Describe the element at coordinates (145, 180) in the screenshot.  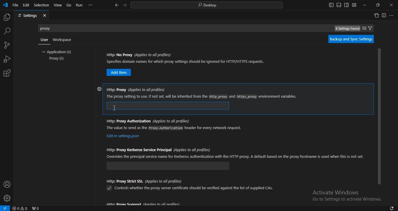
I see `https: proxy strict SSL` at that location.